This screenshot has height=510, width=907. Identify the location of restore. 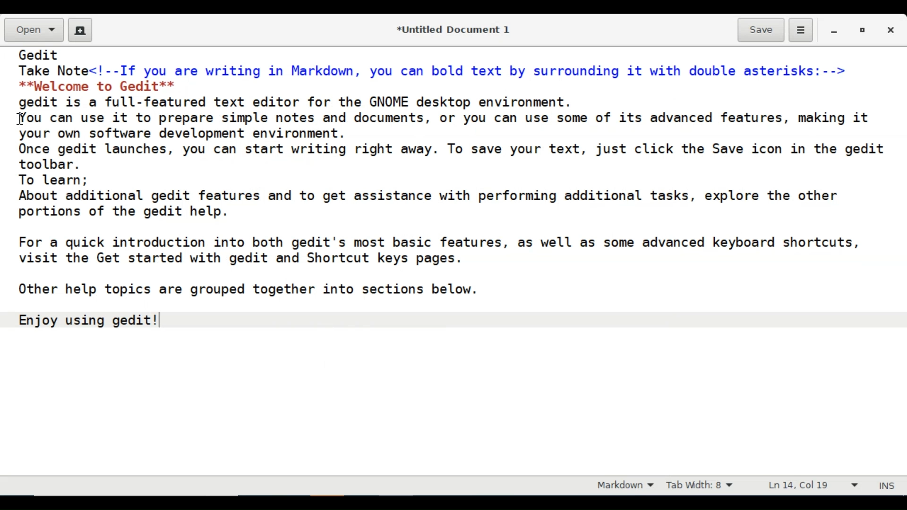
(861, 30).